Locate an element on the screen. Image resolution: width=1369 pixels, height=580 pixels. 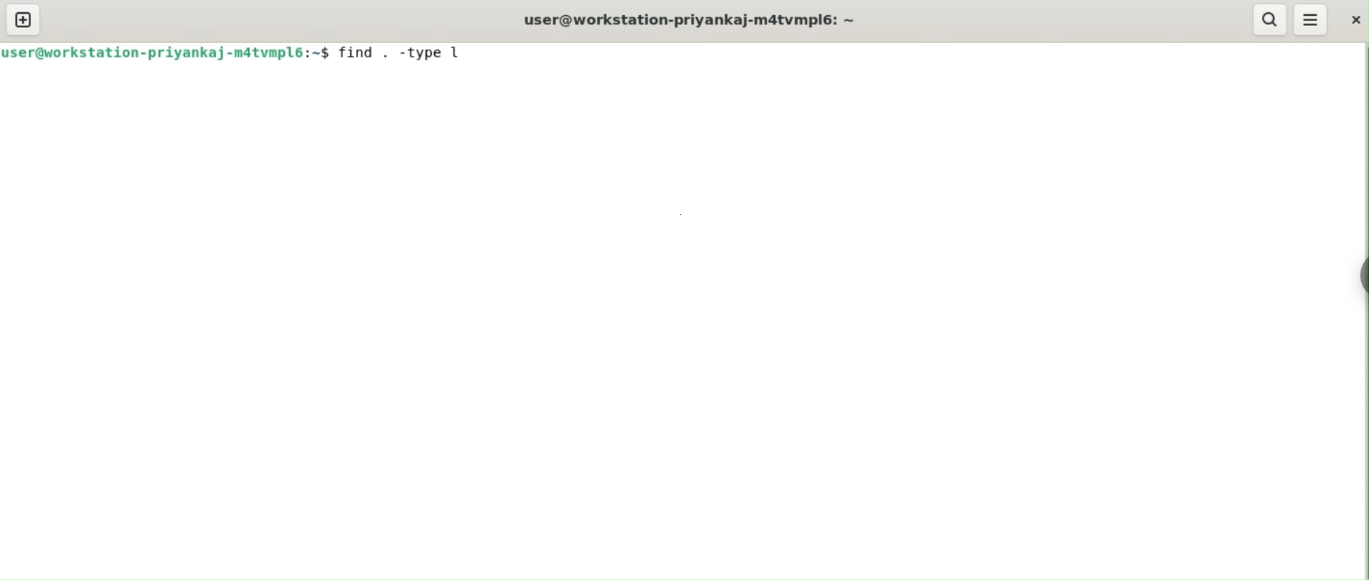
 user@workstation-priyankaj-m4tvmpl6: ~ is located at coordinates (694, 18).